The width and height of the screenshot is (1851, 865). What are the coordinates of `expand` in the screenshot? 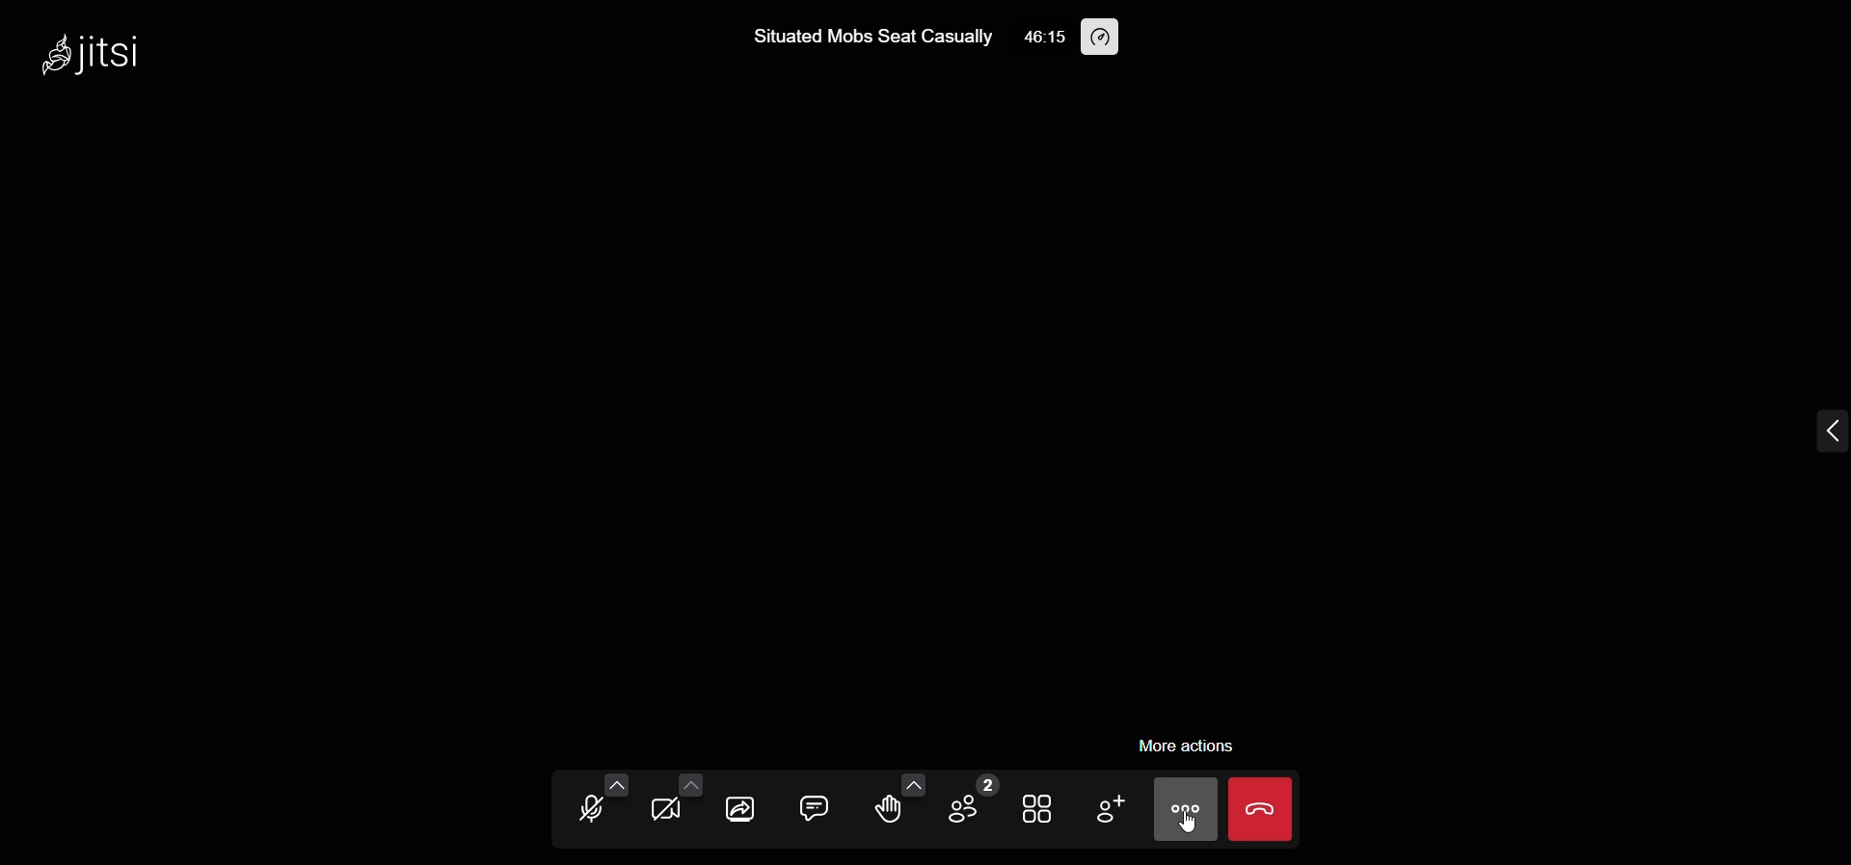 It's located at (1826, 431).